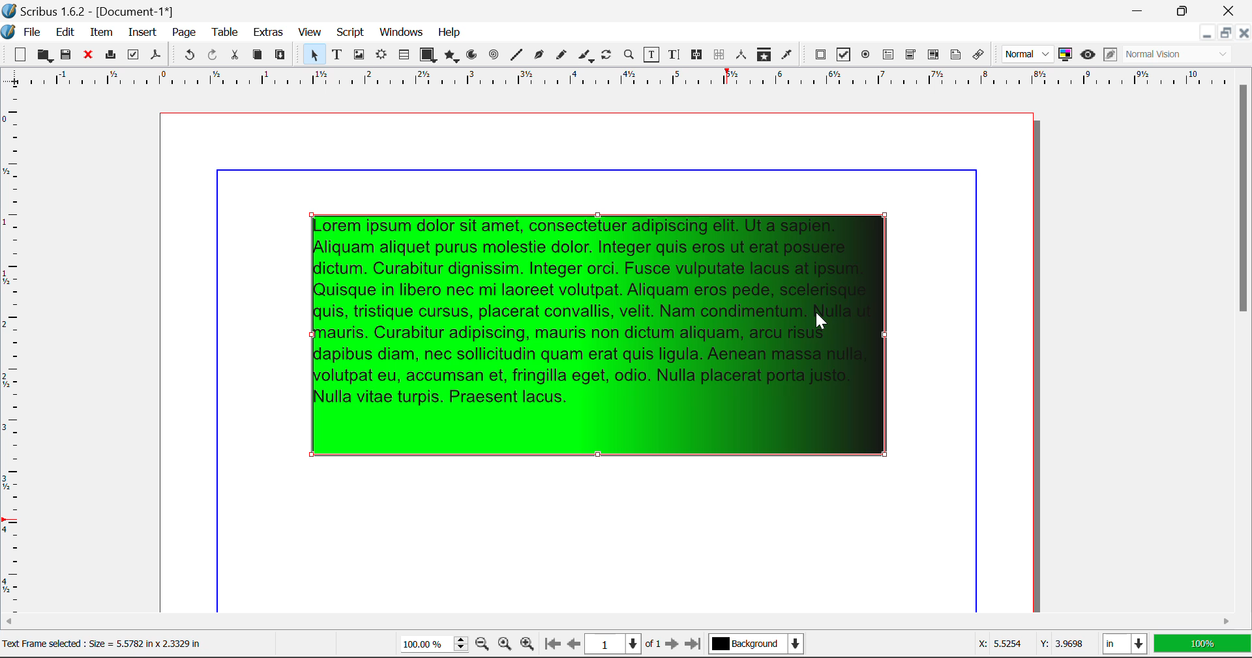 The width and height of the screenshot is (1252, 658). Describe the element at coordinates (934, 55) in the screenshot. I see `PDF List Box` at that location.